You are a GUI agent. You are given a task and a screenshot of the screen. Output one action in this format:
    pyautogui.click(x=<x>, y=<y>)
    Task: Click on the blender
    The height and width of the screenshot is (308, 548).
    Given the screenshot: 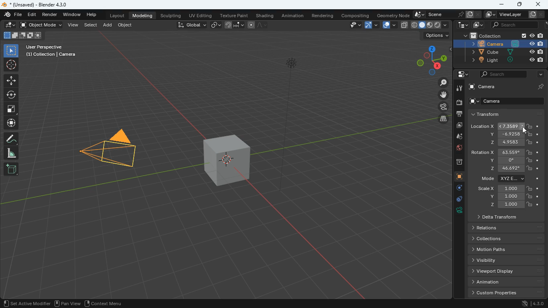 What is the action you would take?
    pyautogui.click(x=11, y=15)
    